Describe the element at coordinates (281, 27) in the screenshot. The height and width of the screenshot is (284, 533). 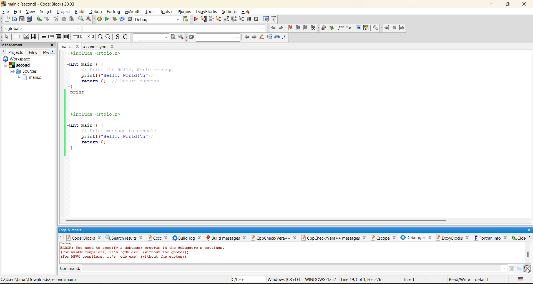
I see `jump forward` at that location.